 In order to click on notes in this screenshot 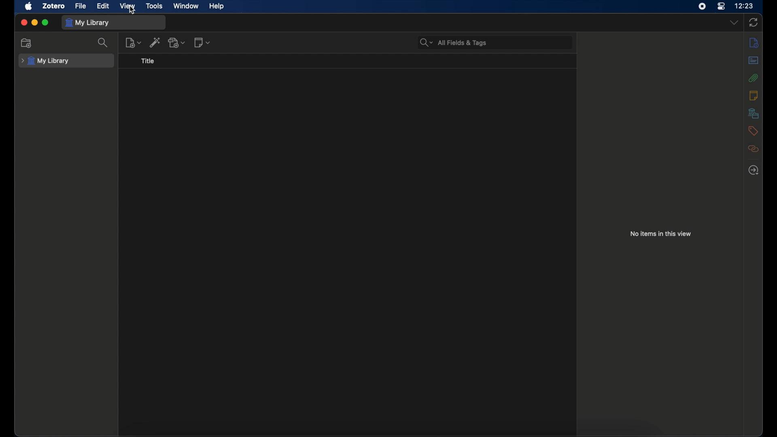, I will do `click(754, 95)`.